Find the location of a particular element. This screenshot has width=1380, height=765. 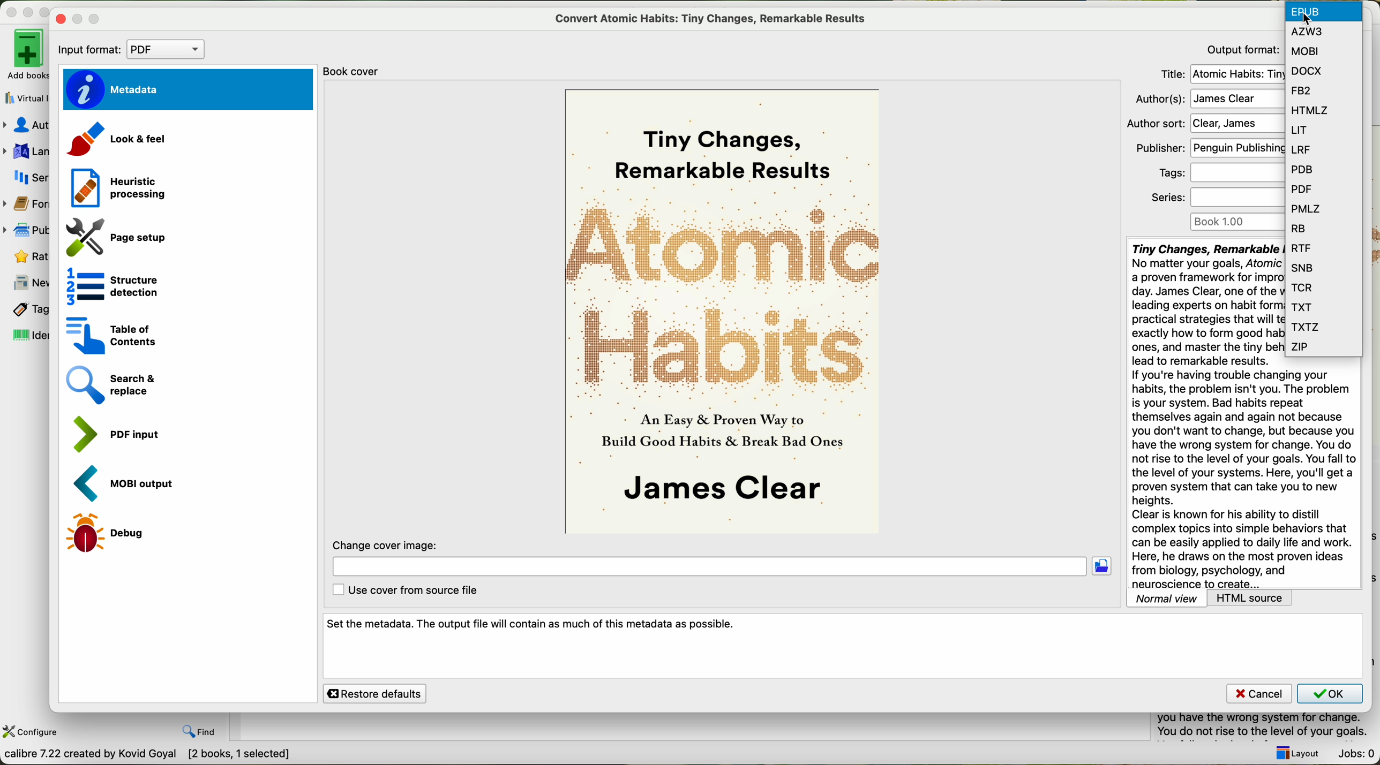

minimize is located at coordinates (28, 10).